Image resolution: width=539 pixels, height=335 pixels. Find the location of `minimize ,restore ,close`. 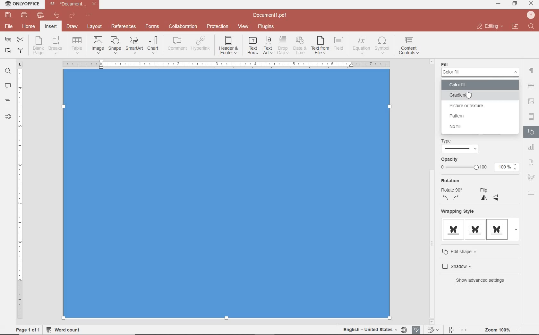

minimize ,restore ,close is located at coordinates (532, 4).